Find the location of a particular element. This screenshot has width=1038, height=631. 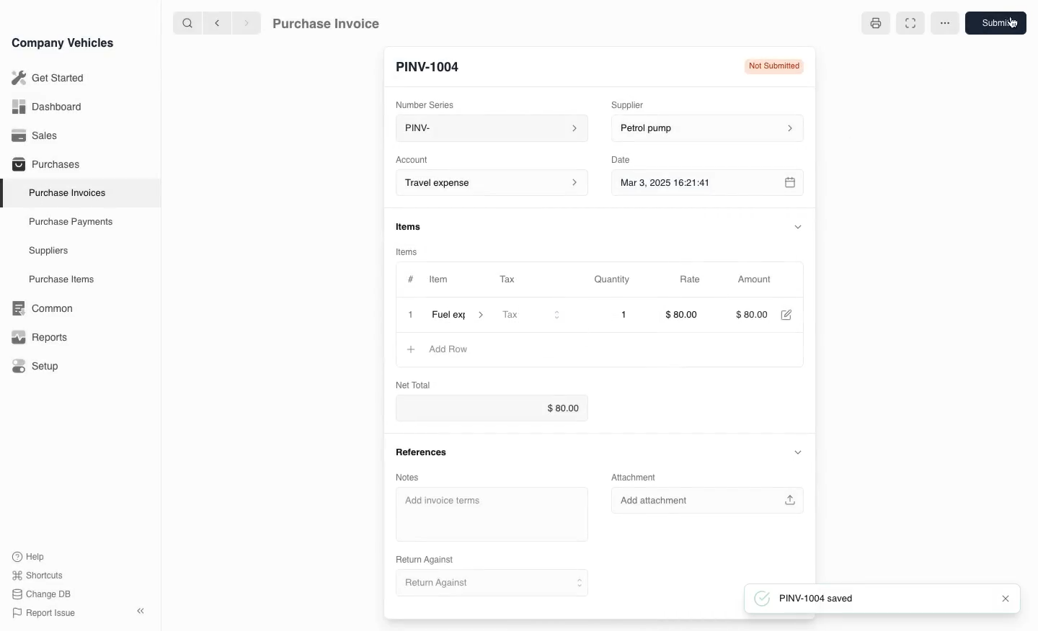

Attachment is located at coordinates (636, 477).